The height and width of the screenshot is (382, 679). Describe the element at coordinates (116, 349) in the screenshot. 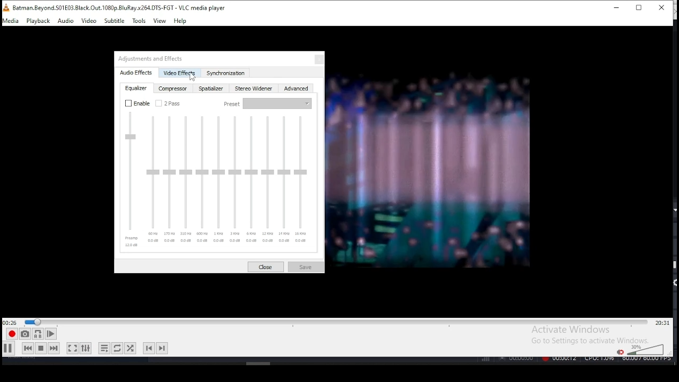

I see `click to toggle between, loop all, loop one, and no loop` at that location.